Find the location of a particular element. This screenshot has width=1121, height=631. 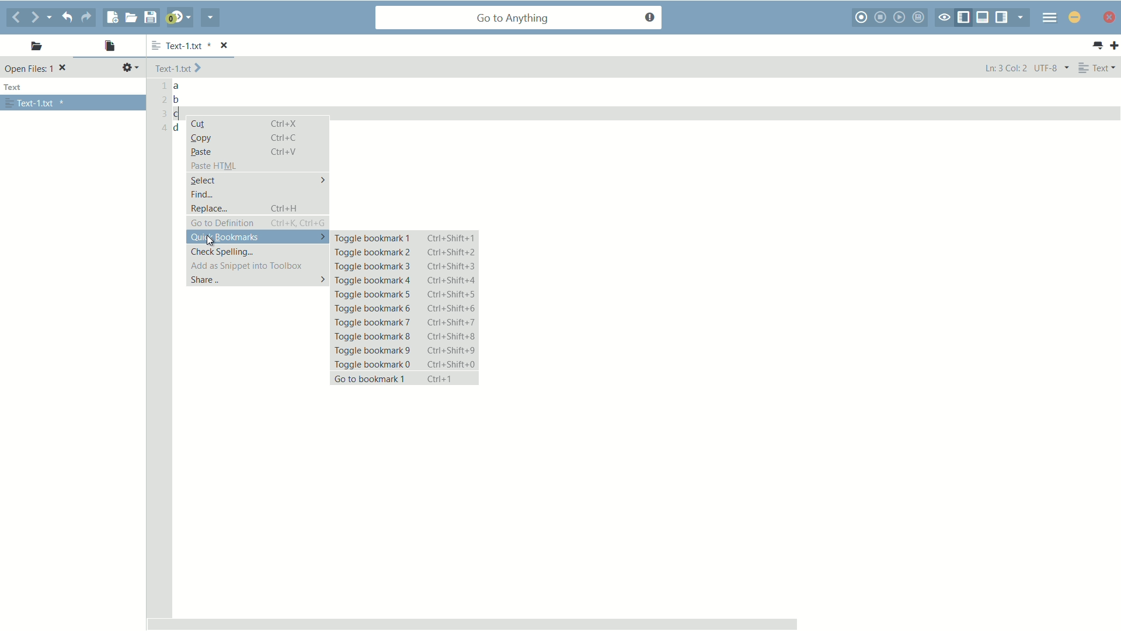

go to bookmark 1 is located at coordinates (405, 380).